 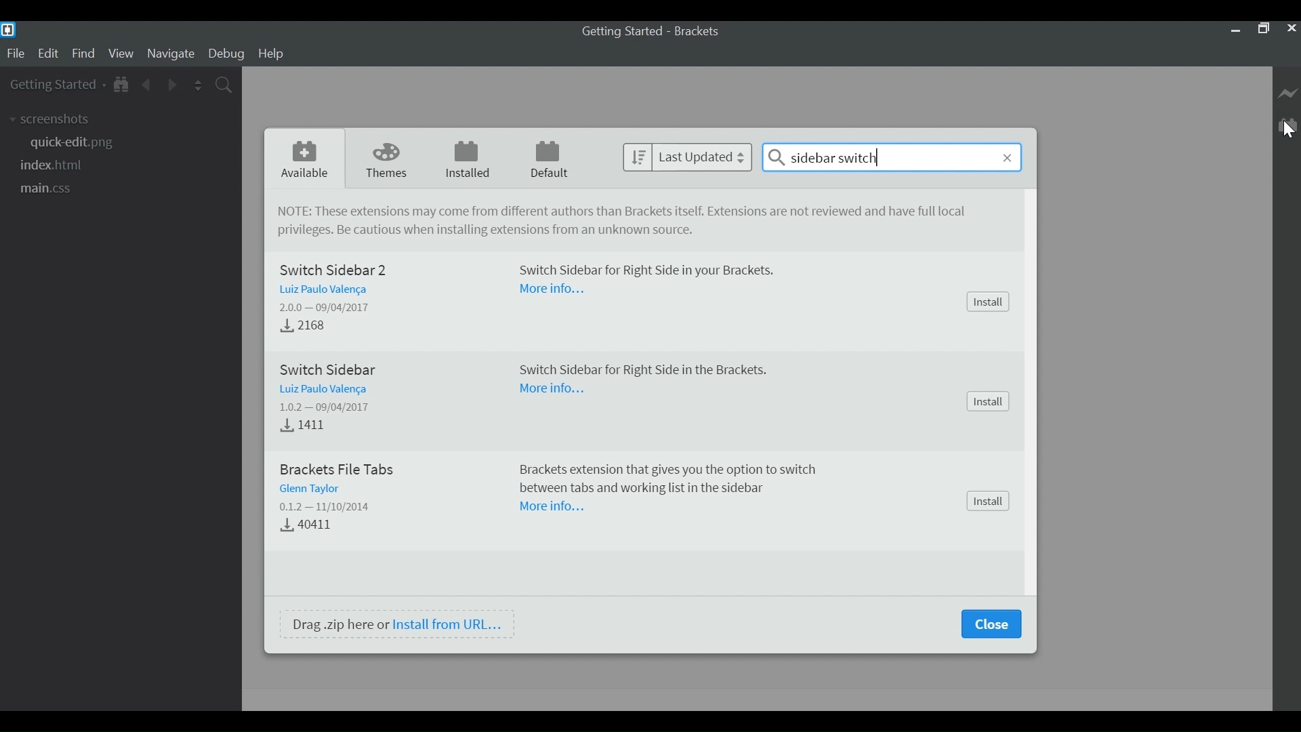 What do you see at coordinates (311, 524) in the screenshot?
I see `Download` at bounding box center [311, 524].